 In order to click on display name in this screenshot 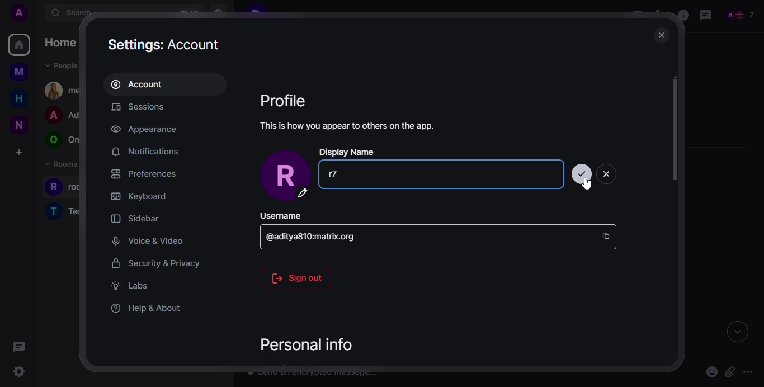, I will do `click(348, 152)`.